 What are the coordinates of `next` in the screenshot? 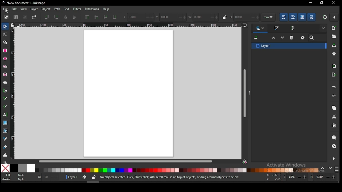 It's located at (330, 168).